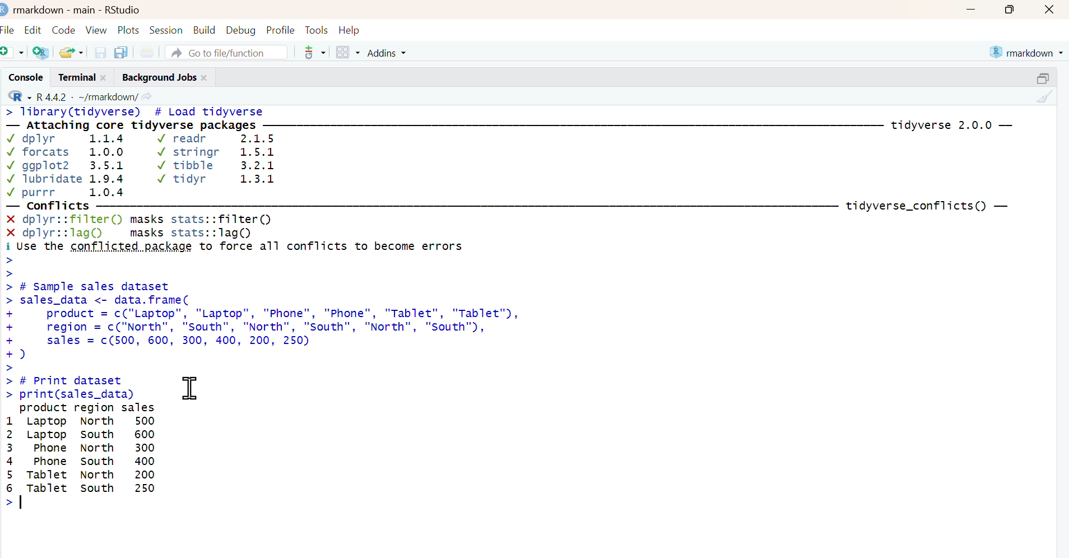 The width and height of the screenshot is (1069, 558). What do you see at coordinates (55, 8) in the screenshot?
I see `markdown - main -` at bounding box center [55, 8].